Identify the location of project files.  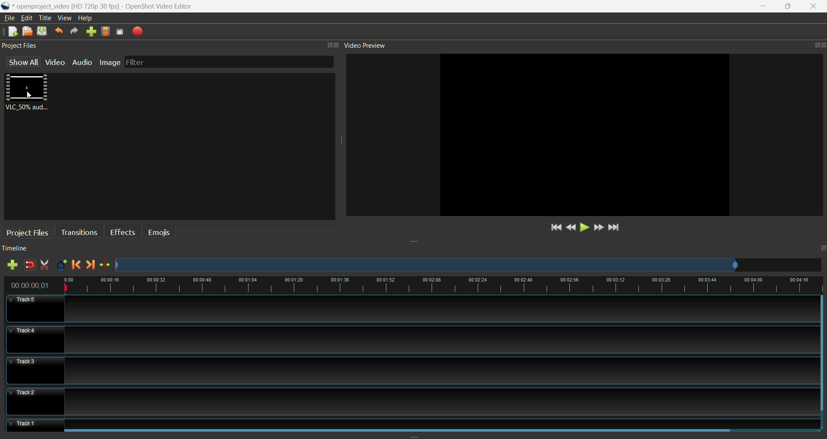
(27, 233).